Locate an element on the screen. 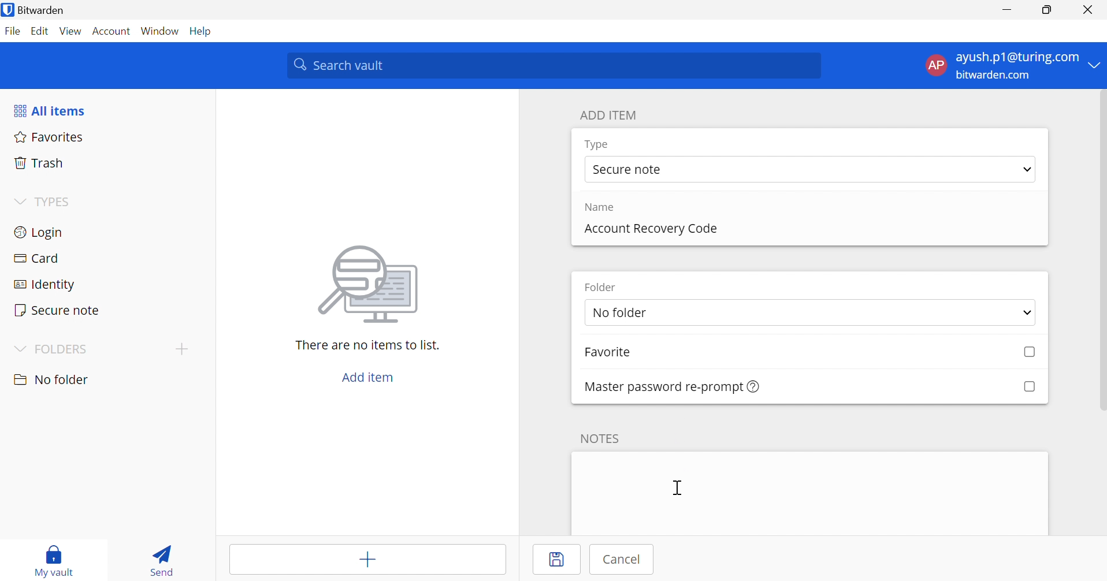  Name is located at coordinates (603, 207).